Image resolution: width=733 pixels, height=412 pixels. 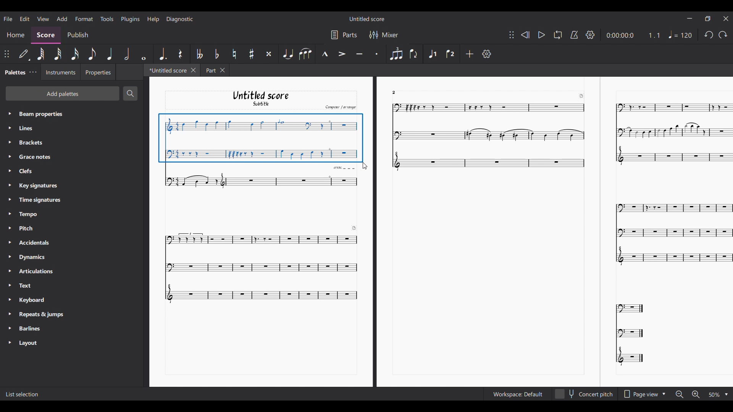 I want to click on Slur, so click(x=305, y=54).